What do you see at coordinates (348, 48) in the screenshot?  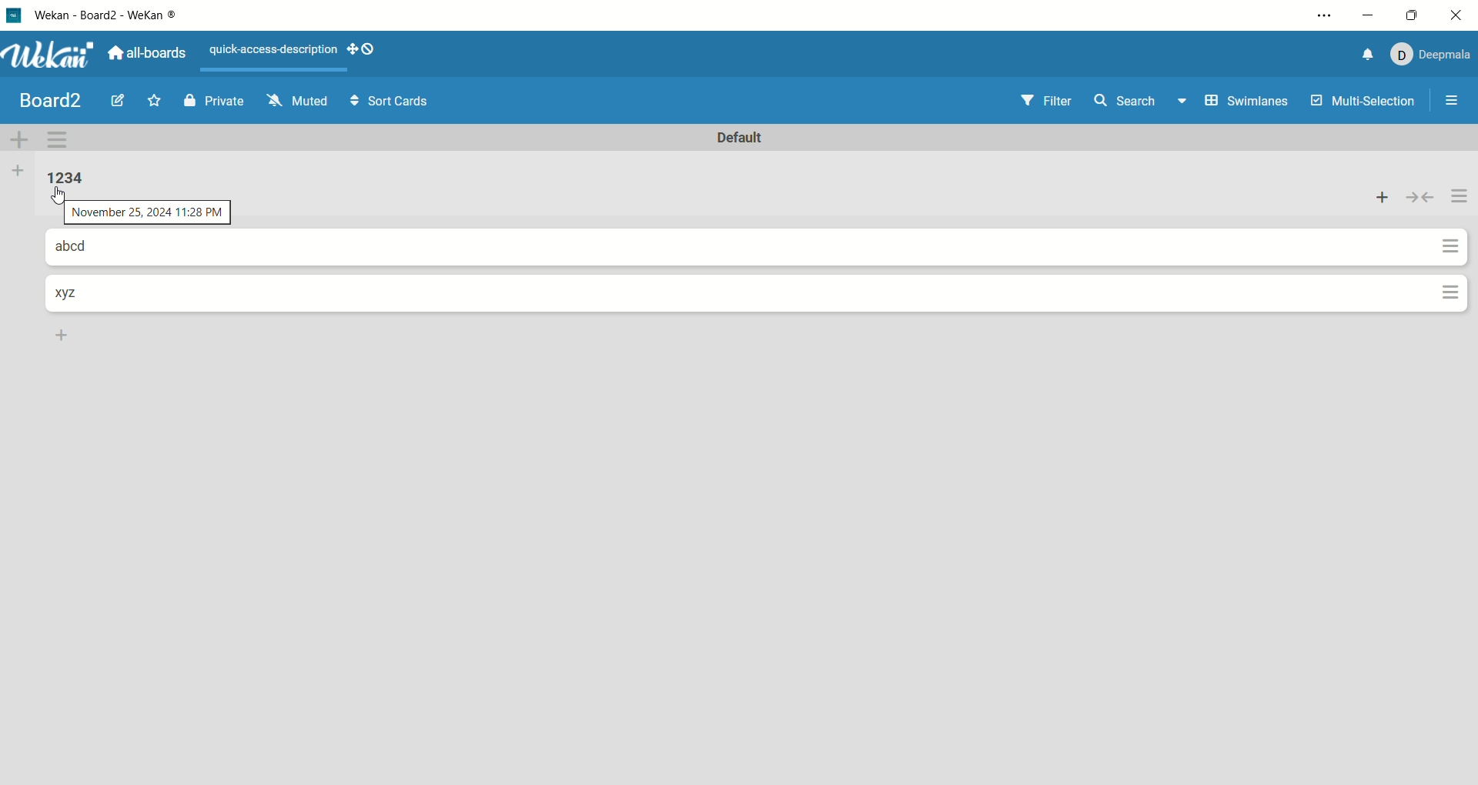 I see `show-desktp-drag-handles` at bounding box center [348, 48].